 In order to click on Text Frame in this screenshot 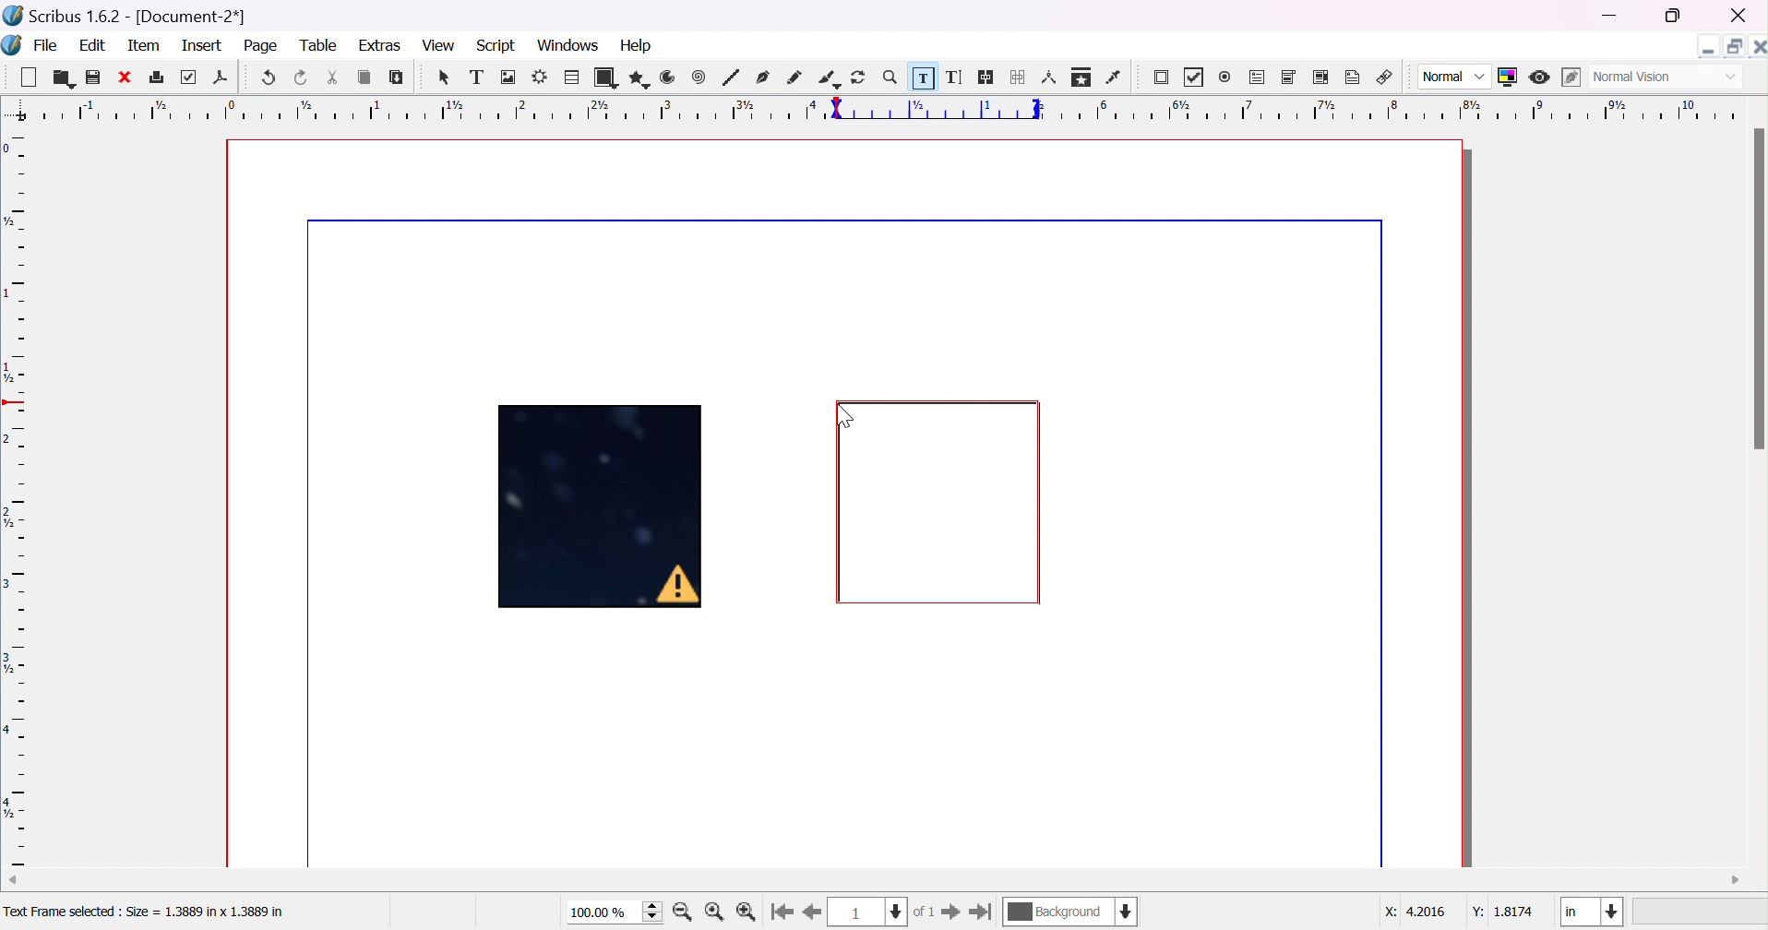, I will do `click(940, 503)`.